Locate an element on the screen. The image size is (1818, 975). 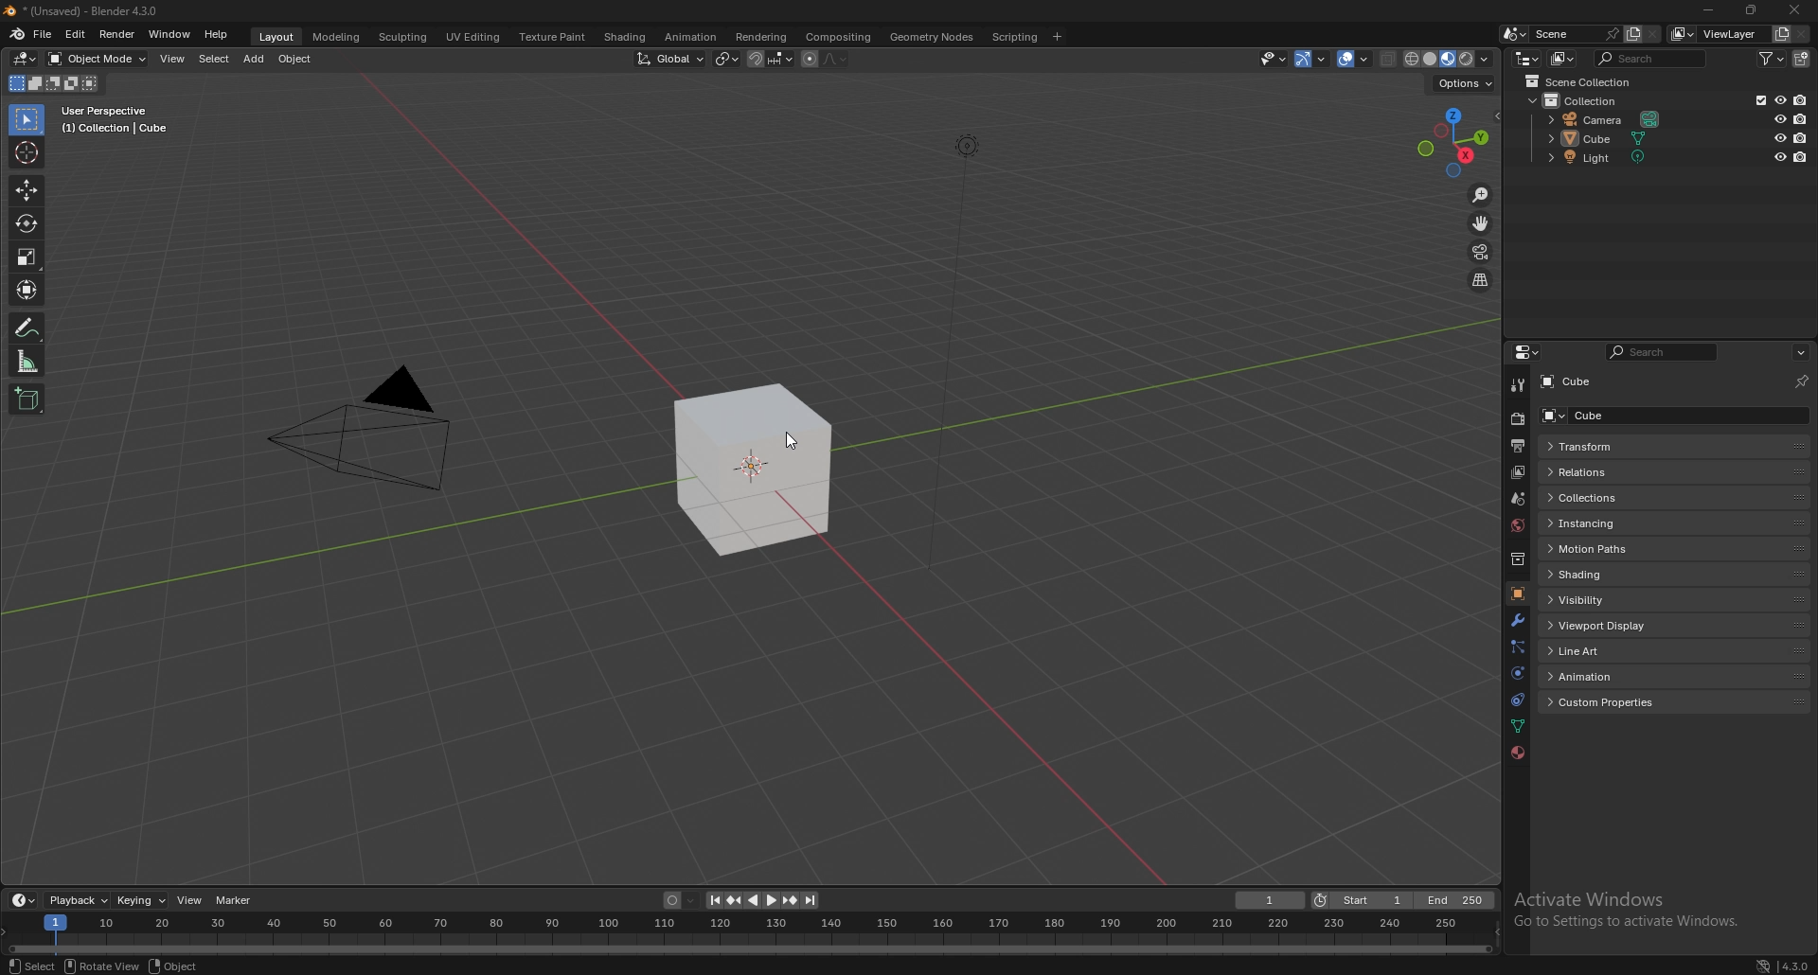
add scene is located at coordinates (1632, 34).